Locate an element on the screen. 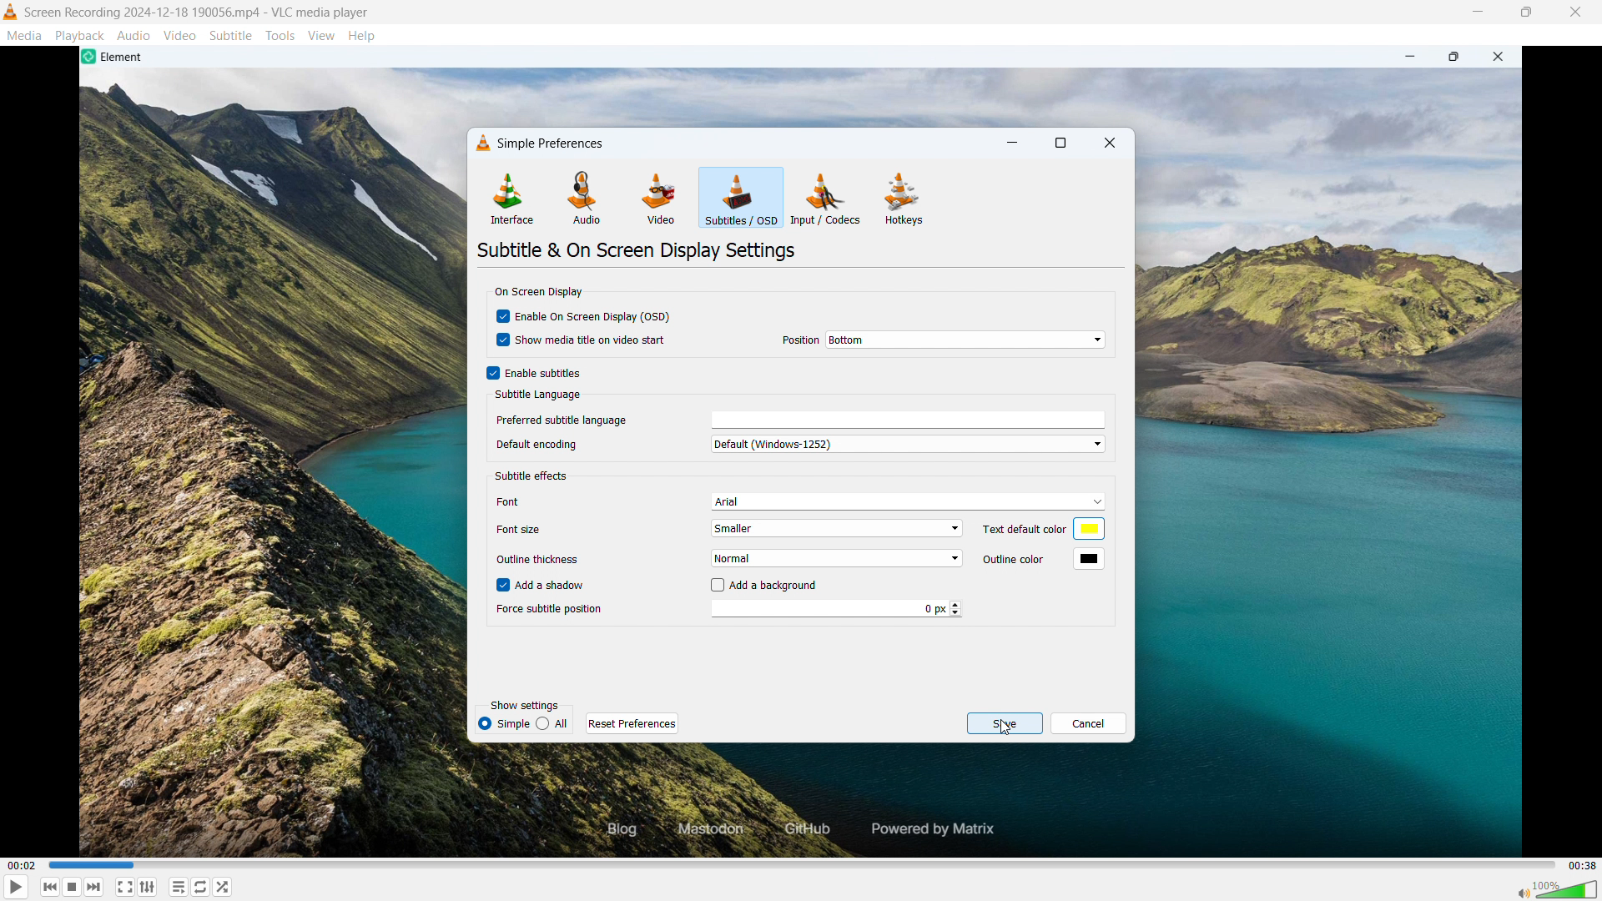 Image resolution: width=1602 pixels, height=901 pixels. Simple preferences  is located at coordinates (542, 140).